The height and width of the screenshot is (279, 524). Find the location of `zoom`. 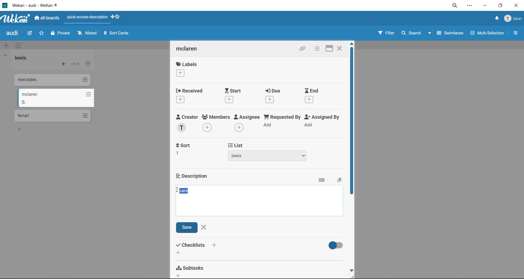

zoom is located at coordinates (455, 6).